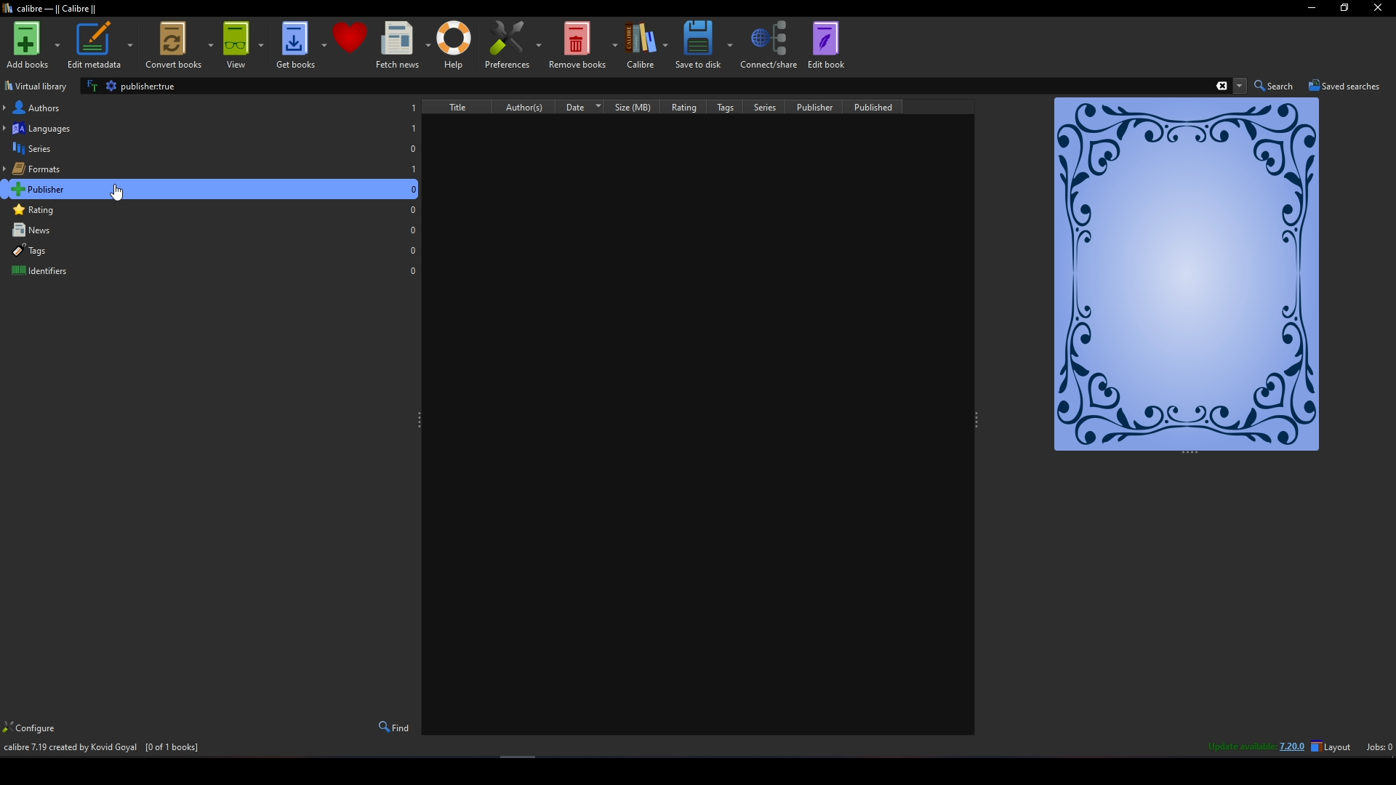  I want to click on Close, so click(1379, 9).